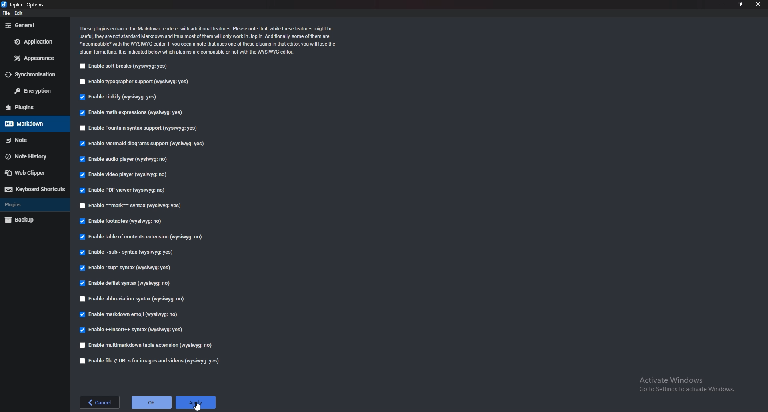  Describe the element at coordinates (26, 5) in the screenshot. I see `options` at that location.